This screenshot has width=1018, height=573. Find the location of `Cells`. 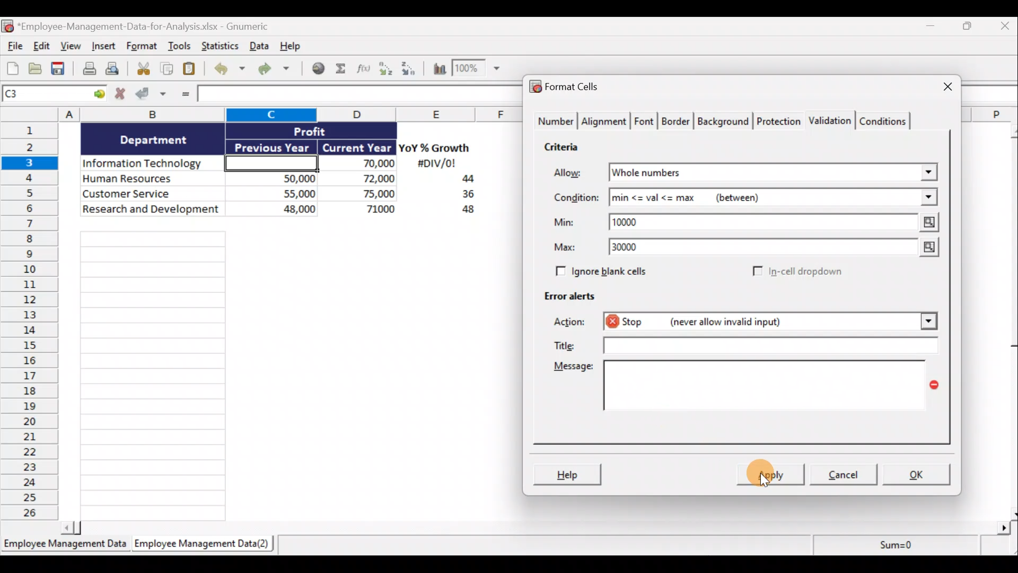

Cells is located at coordinates (285, 371).